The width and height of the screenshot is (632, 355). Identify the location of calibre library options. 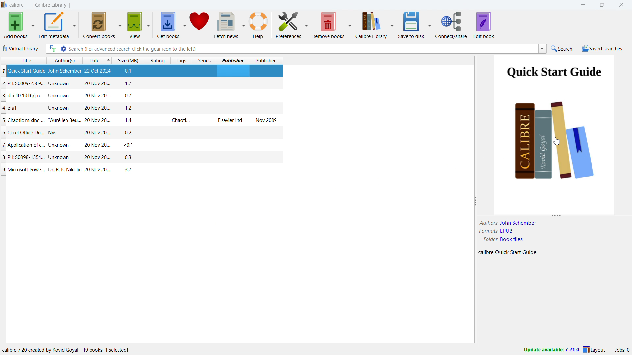
(392, 24).